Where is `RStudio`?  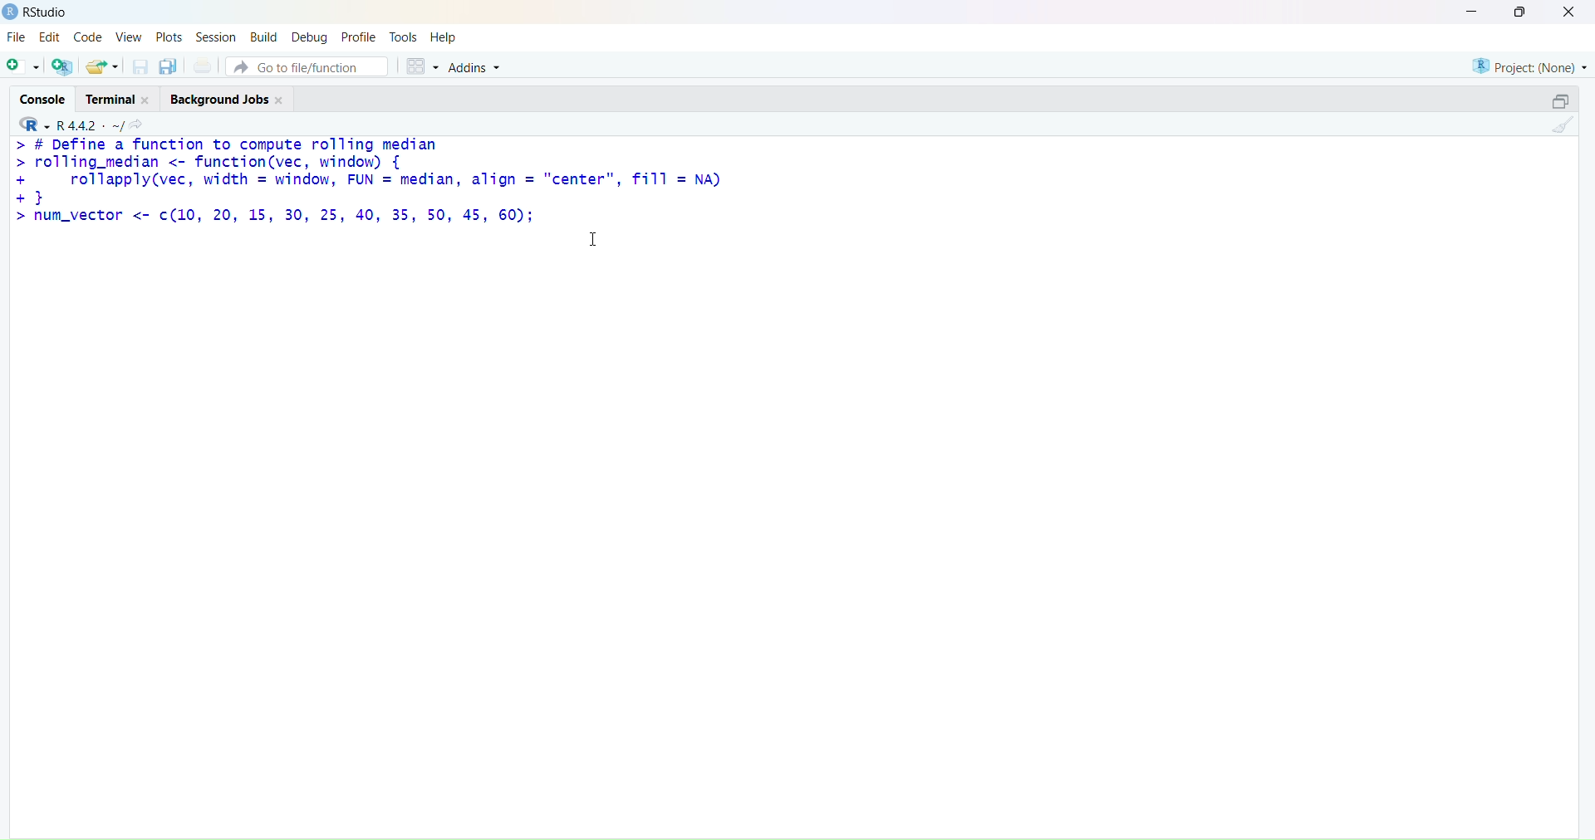 RStudio is located at coordinates (48, 12).